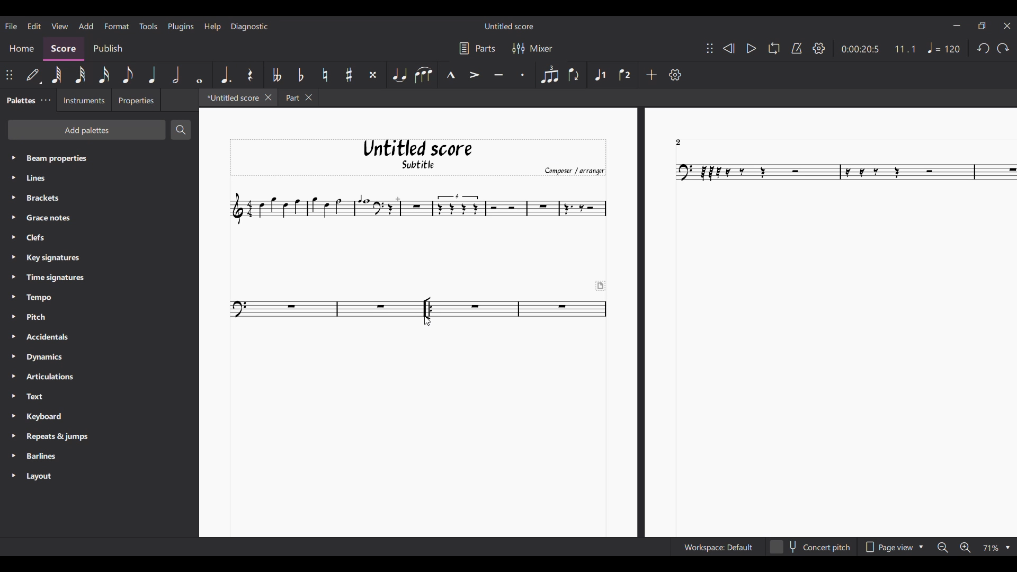 This screenshot has width=1017, height=572. Describe the element at coordinates (523, 74) in the screenshot. I see `Staccato` at that location.